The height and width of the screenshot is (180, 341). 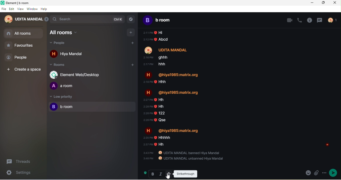 I want to click on more options, so click(x=324, y=173).